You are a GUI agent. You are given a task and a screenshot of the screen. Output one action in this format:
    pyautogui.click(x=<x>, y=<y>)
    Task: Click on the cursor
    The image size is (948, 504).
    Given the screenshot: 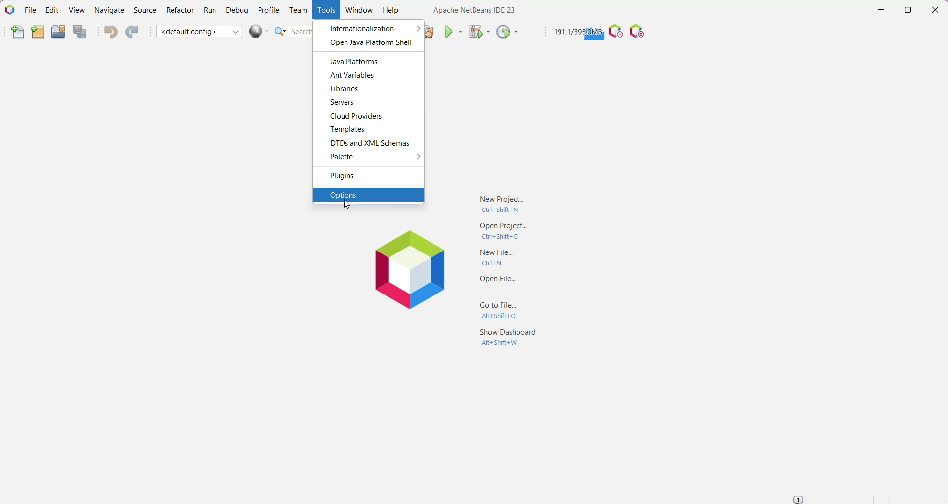 What is the action you would take?
    pyautogui.click(x=345, y=206)
    